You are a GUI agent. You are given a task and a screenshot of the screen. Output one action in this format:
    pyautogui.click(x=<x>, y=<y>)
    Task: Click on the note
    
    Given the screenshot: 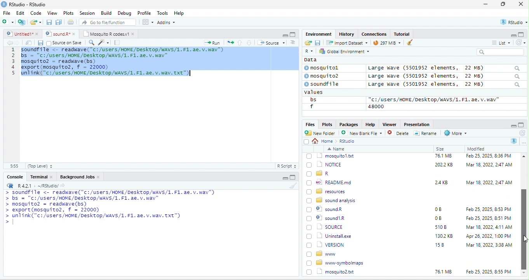 What is the action you would take?
    pyautogui.click(x=117, y=42)
    